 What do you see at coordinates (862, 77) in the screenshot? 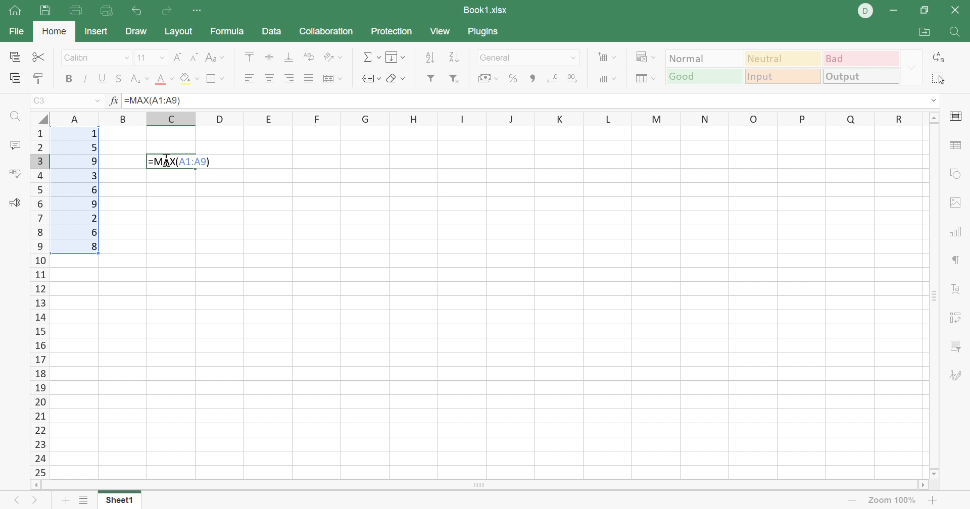
I see `Output` at bounding box center [862, 77].